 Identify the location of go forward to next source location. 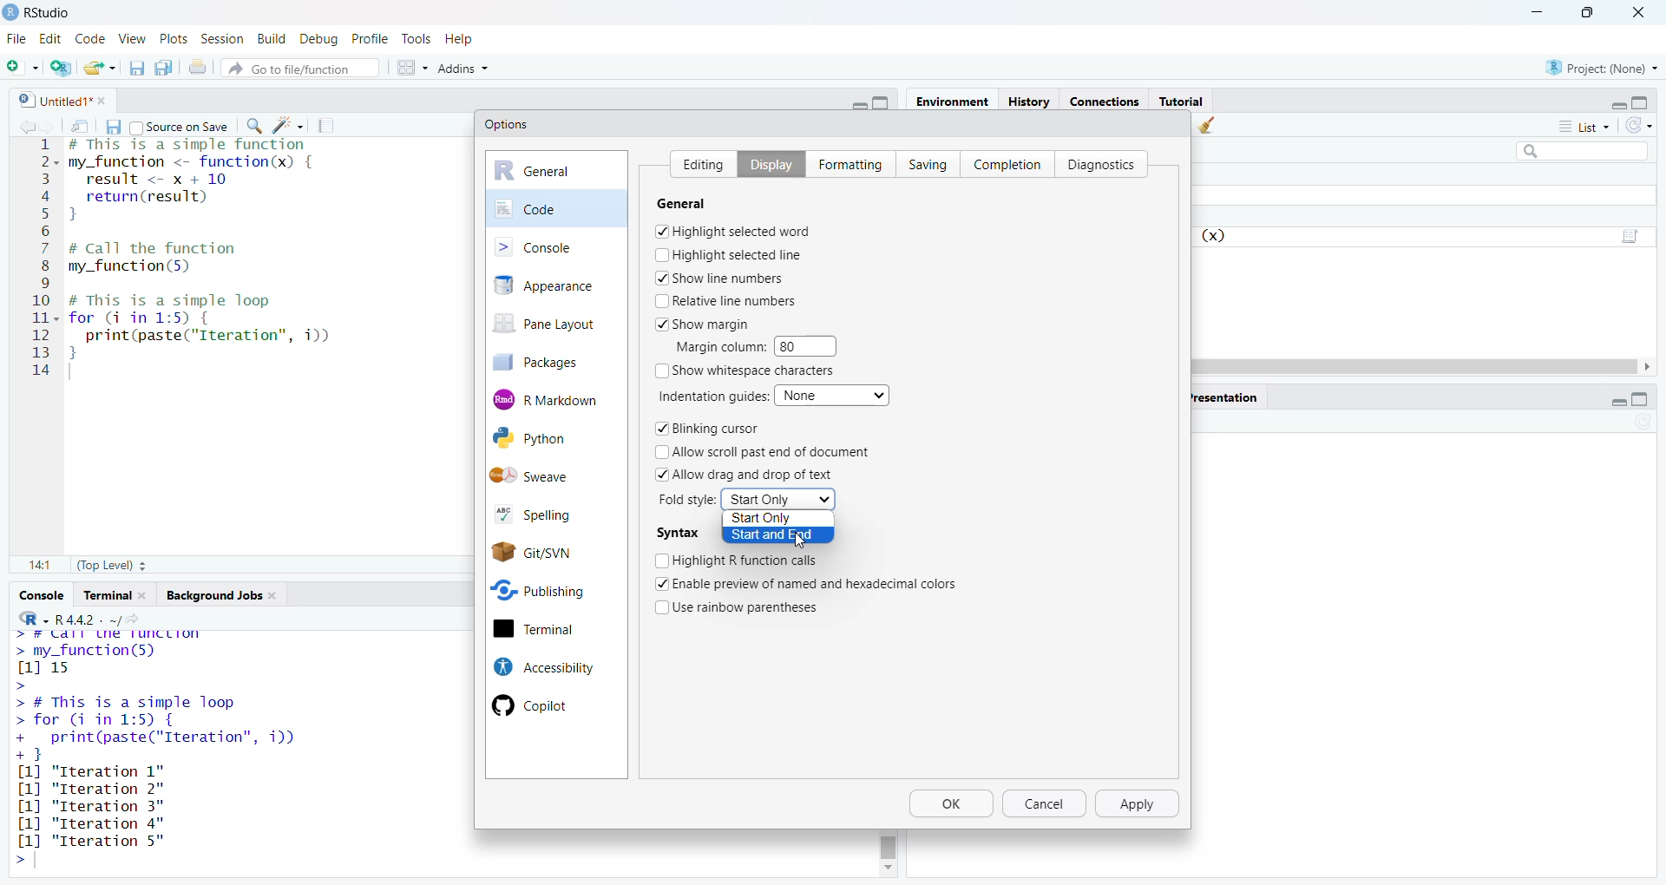
(51, 125).